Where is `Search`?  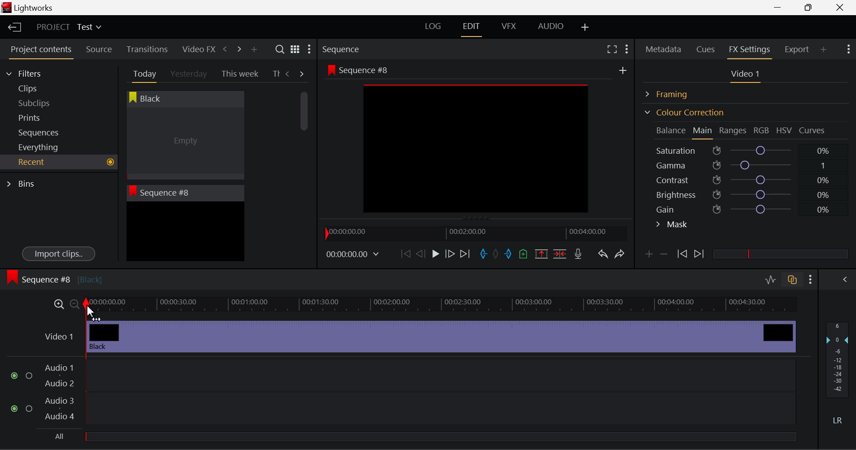 Search is located at coordinates (281, 49).